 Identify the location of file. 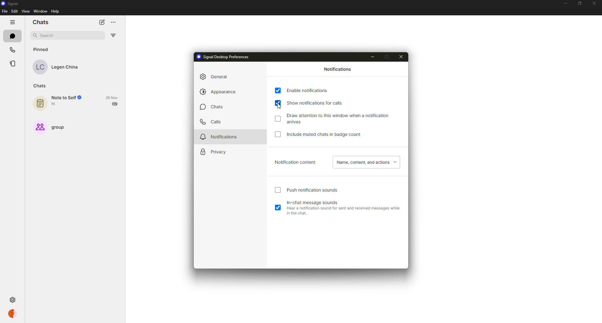
(5, 11).